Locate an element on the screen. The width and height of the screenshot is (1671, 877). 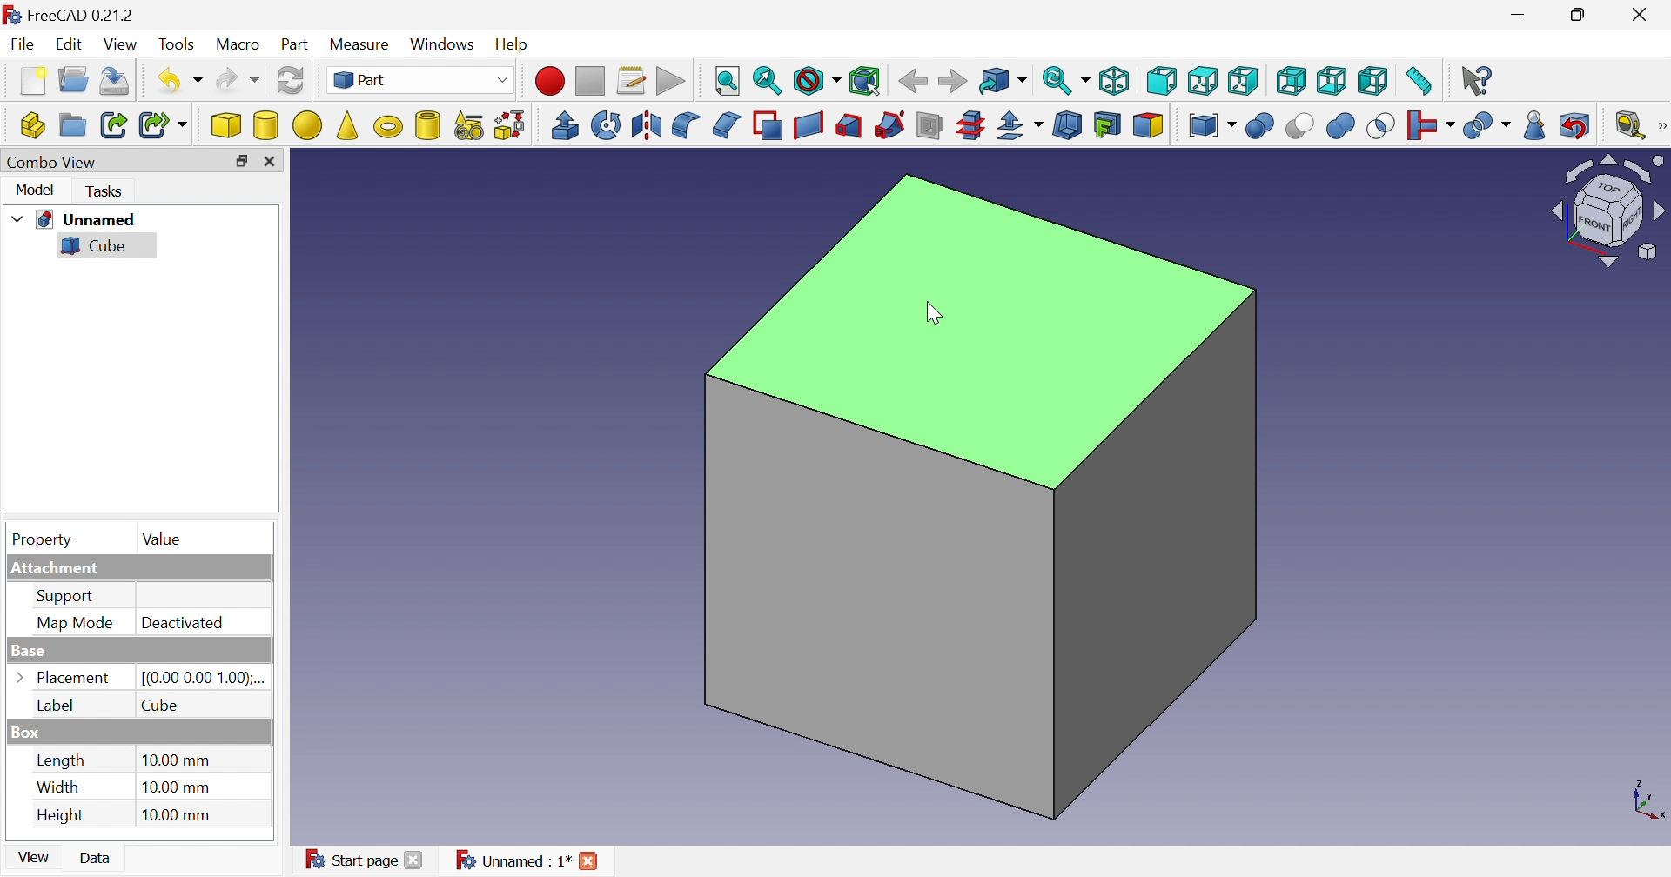
Section is located at coordinates (927, 125).